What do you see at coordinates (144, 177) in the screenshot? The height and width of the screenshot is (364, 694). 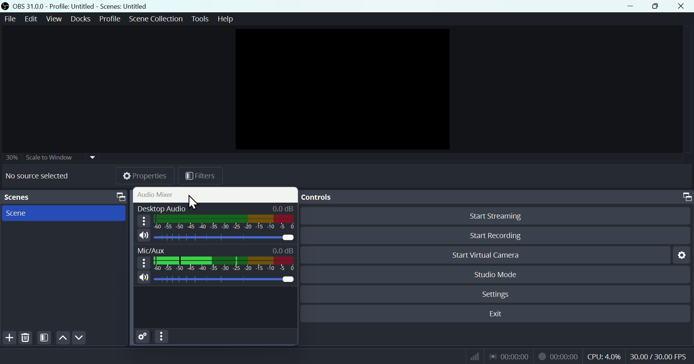 I see `Properties` at bounding box center [144, 177].